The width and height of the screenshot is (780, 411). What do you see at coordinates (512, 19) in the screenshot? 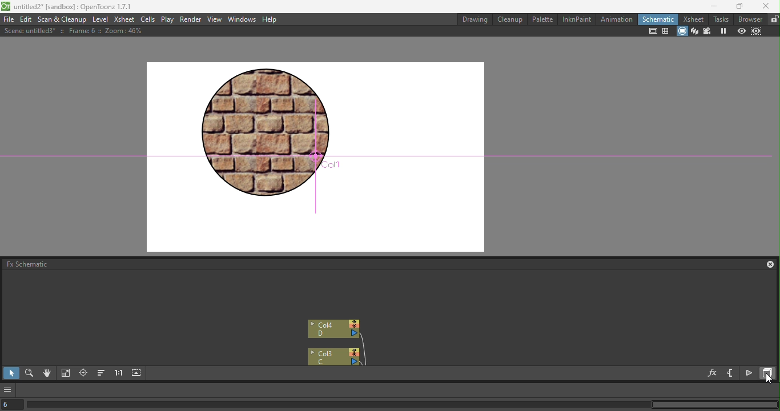
I see `Cleanup` at bounding box center [512, 19].